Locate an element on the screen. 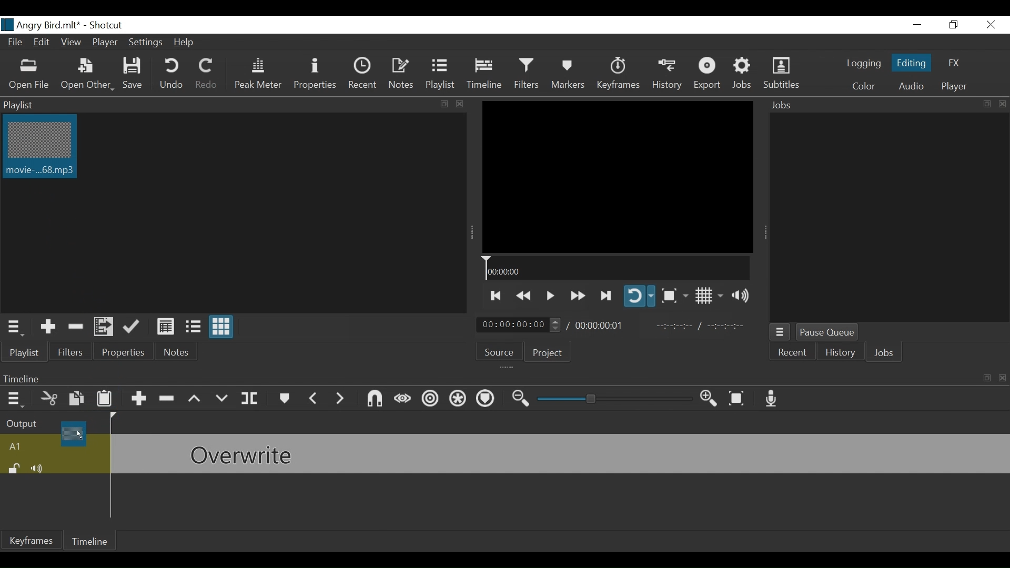  Close is located at coordinates (992, 25).